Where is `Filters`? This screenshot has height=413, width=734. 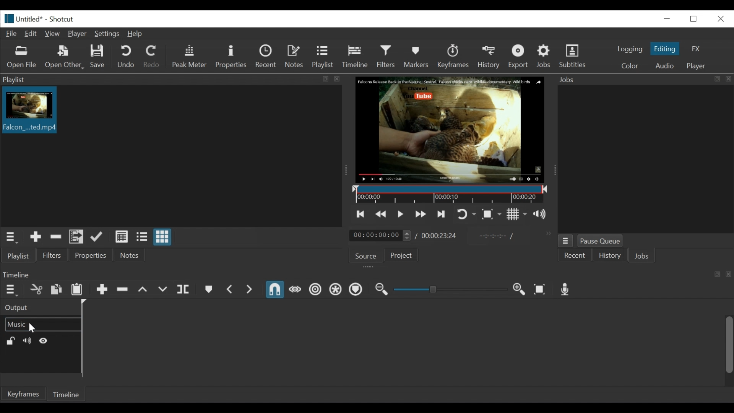
Filters is located at coordinates (54, 255).